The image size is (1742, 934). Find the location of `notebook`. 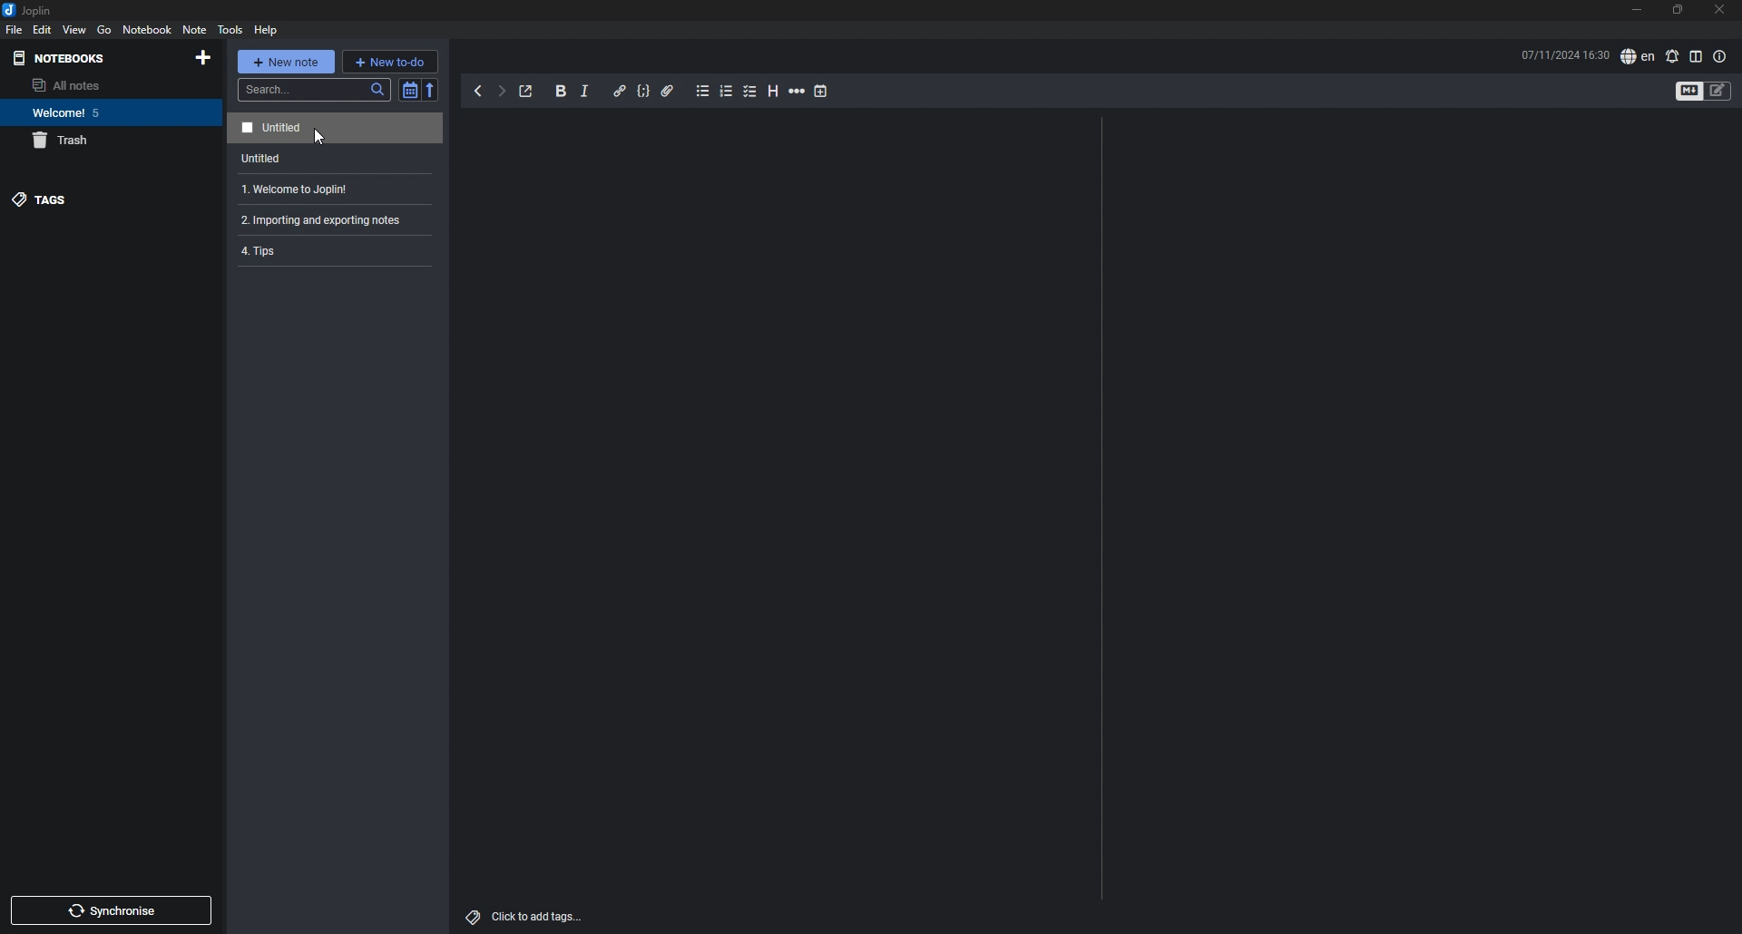

notebook is located at coordinates (92, 112).